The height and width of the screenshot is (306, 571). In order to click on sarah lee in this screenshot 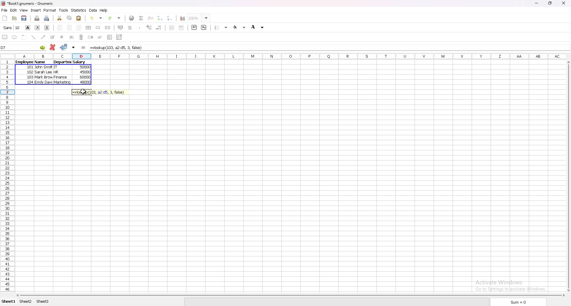, I will do `click(44, 72)`.